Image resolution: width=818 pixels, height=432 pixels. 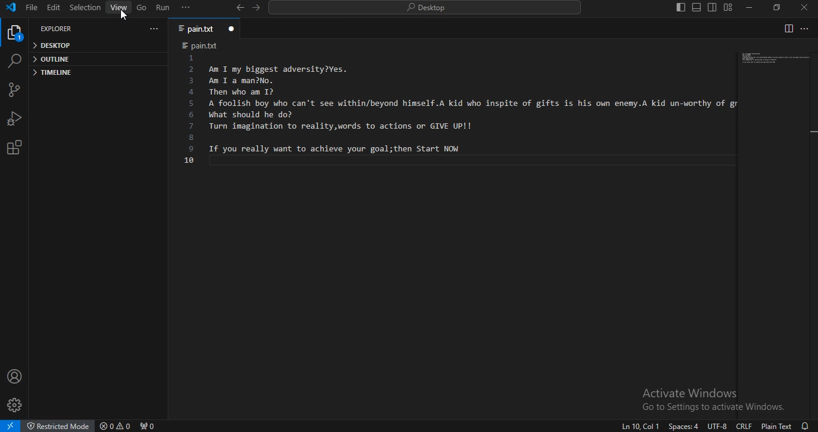 I want to click on account, so click(x=15, y=375).